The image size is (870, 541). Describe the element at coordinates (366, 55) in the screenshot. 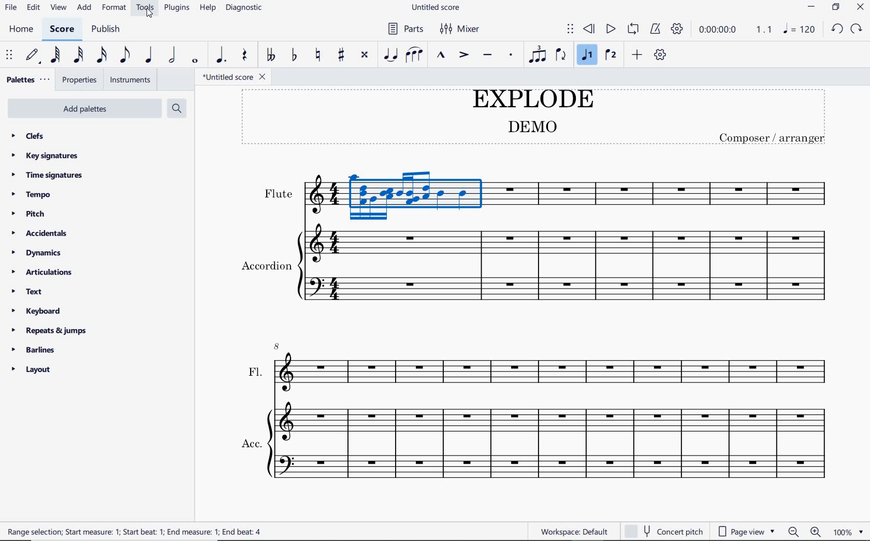

I see `toggle double-sharp` at that location.